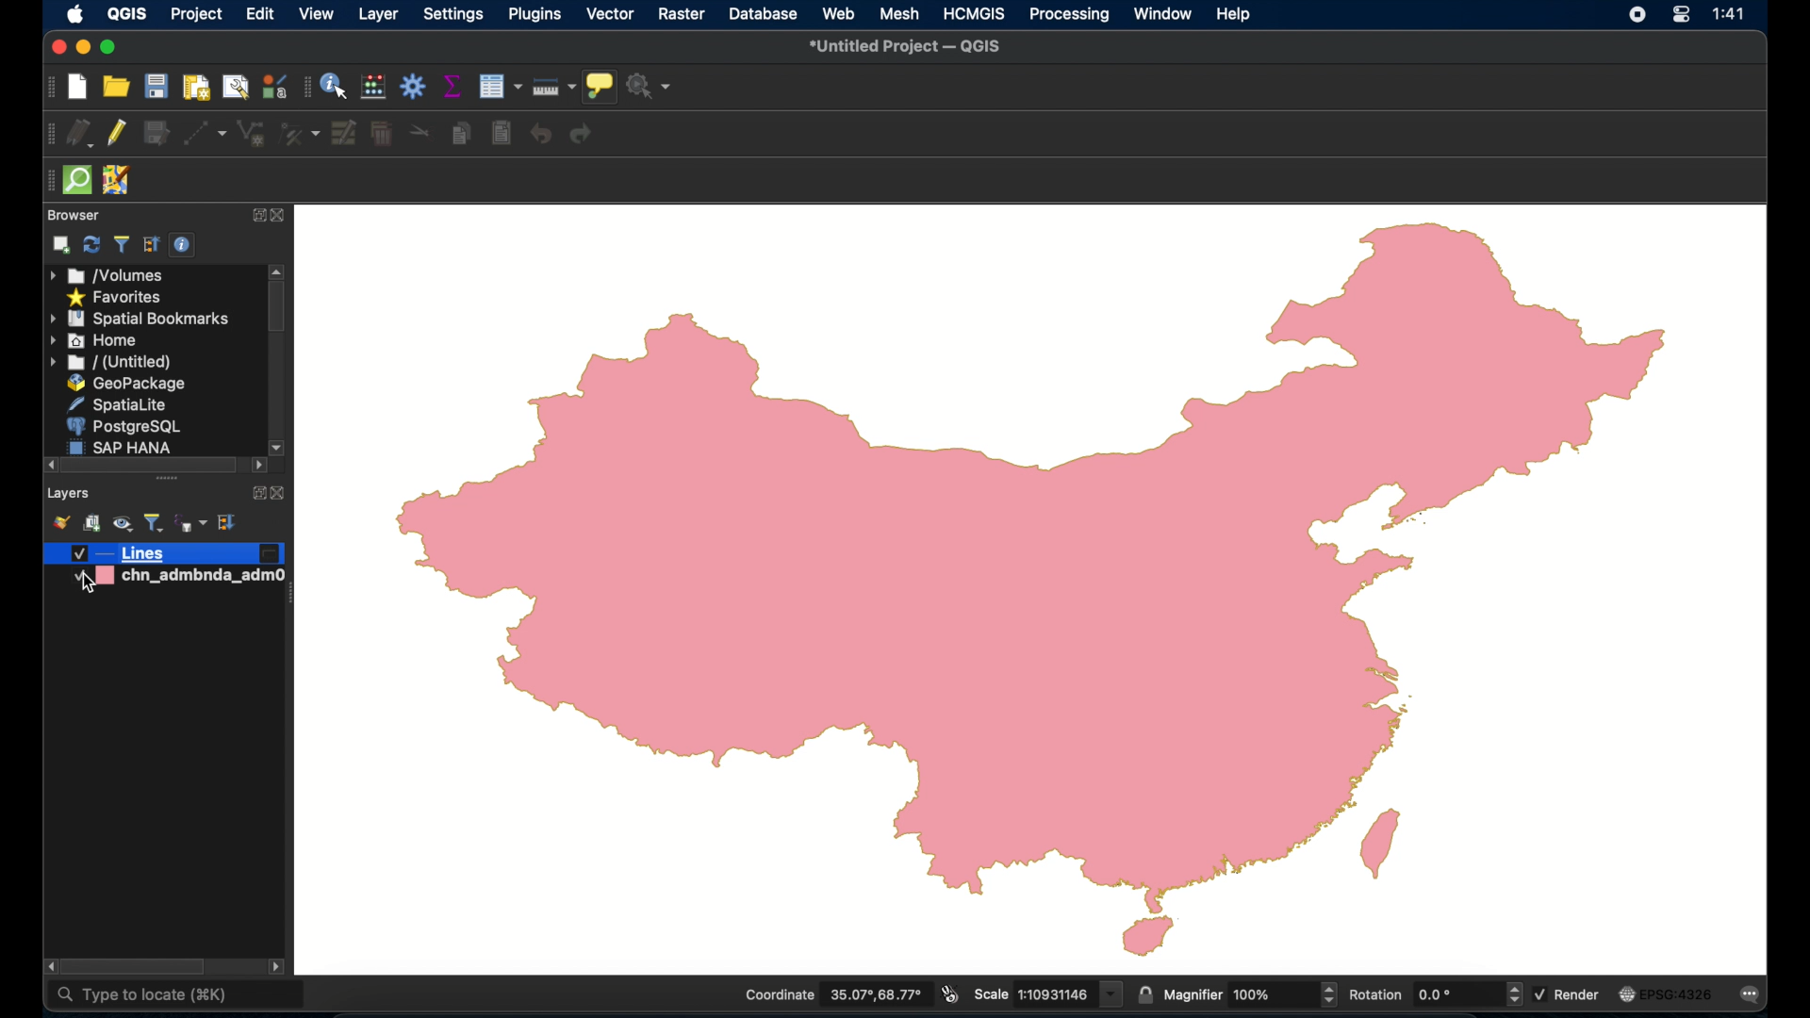 The height and width of the screenshot is (1018, 1810). I want to click on plugins, so click(533, 14).